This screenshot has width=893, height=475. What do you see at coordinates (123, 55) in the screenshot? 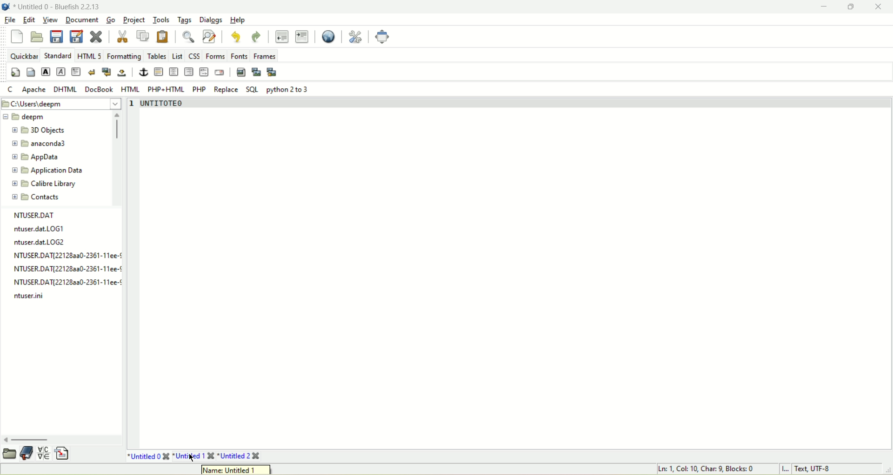
I see `Formatting` at bounding box center [123, 55].